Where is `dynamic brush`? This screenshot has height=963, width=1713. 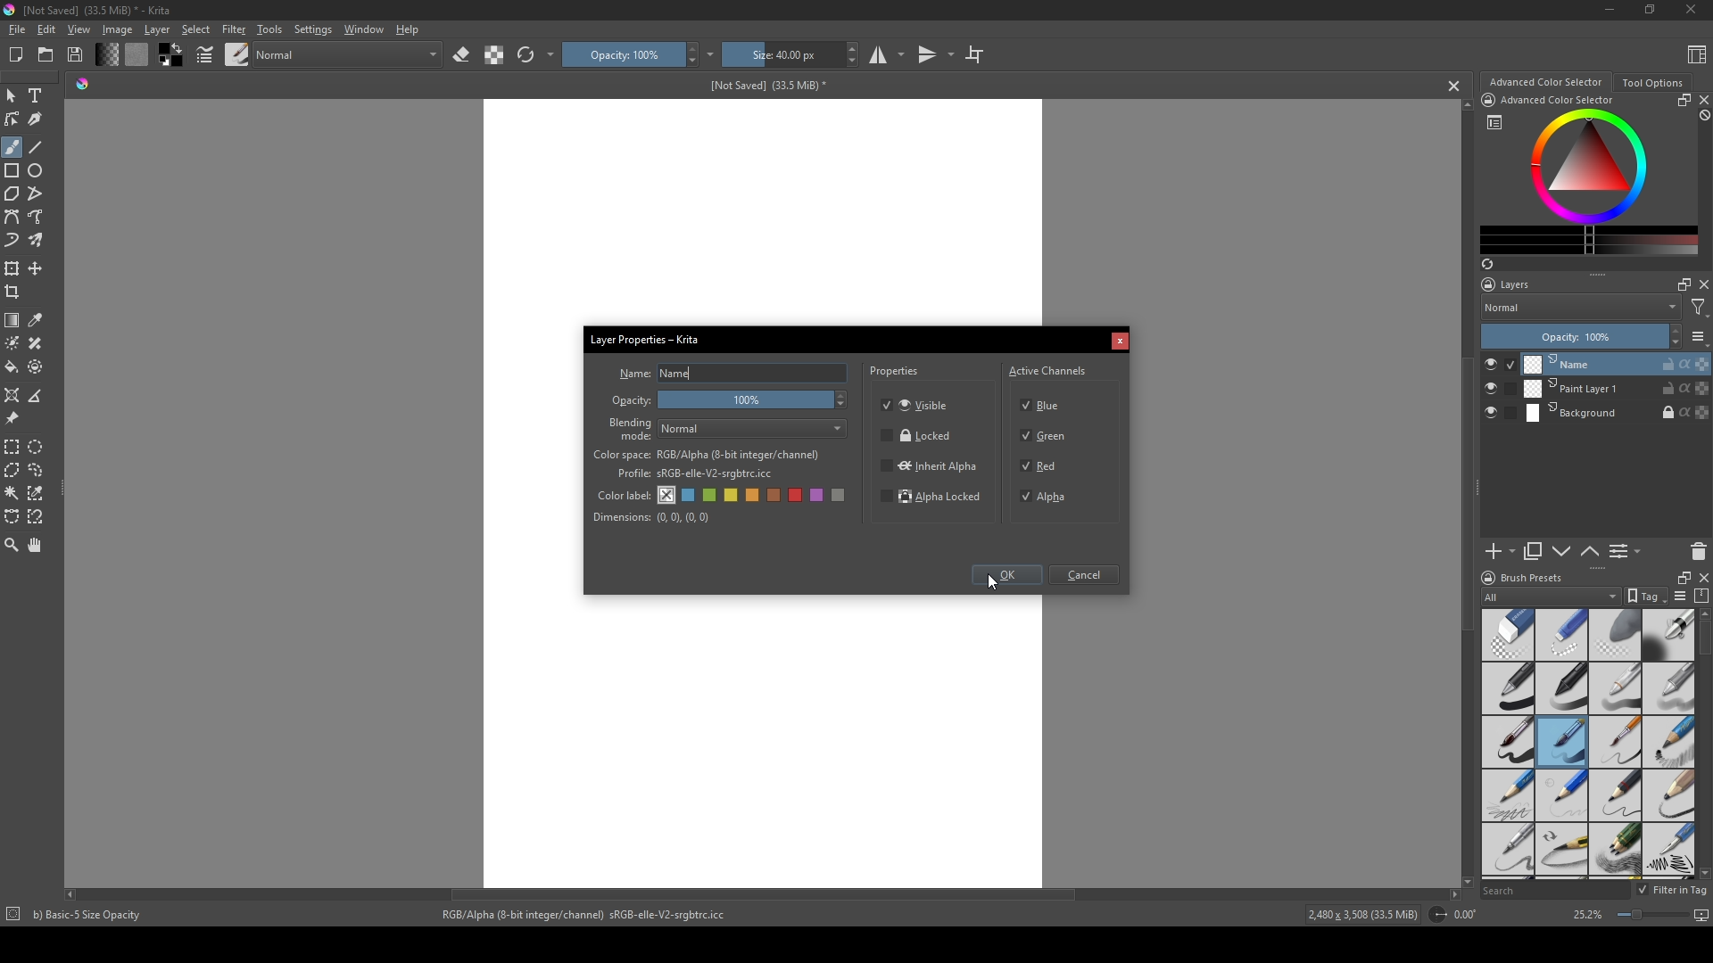 dynamic brush is located at coordinates (12, 242).